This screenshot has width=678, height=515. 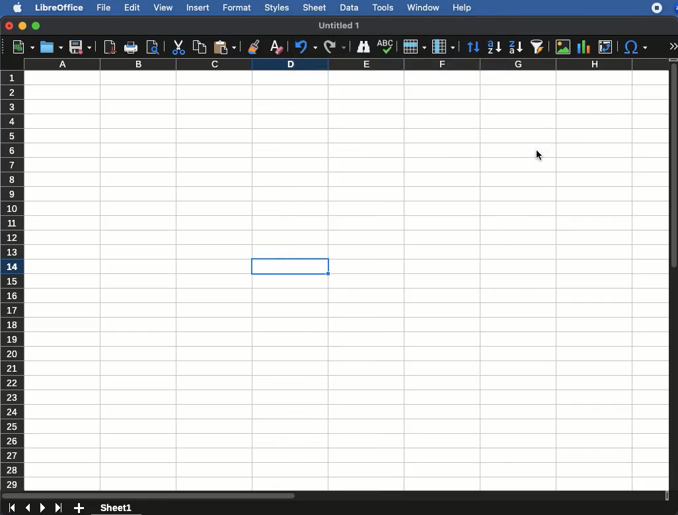 What do you see at coordinates (161, 9) in the screenshot?
I see `view` at bounding box center [161, 9].